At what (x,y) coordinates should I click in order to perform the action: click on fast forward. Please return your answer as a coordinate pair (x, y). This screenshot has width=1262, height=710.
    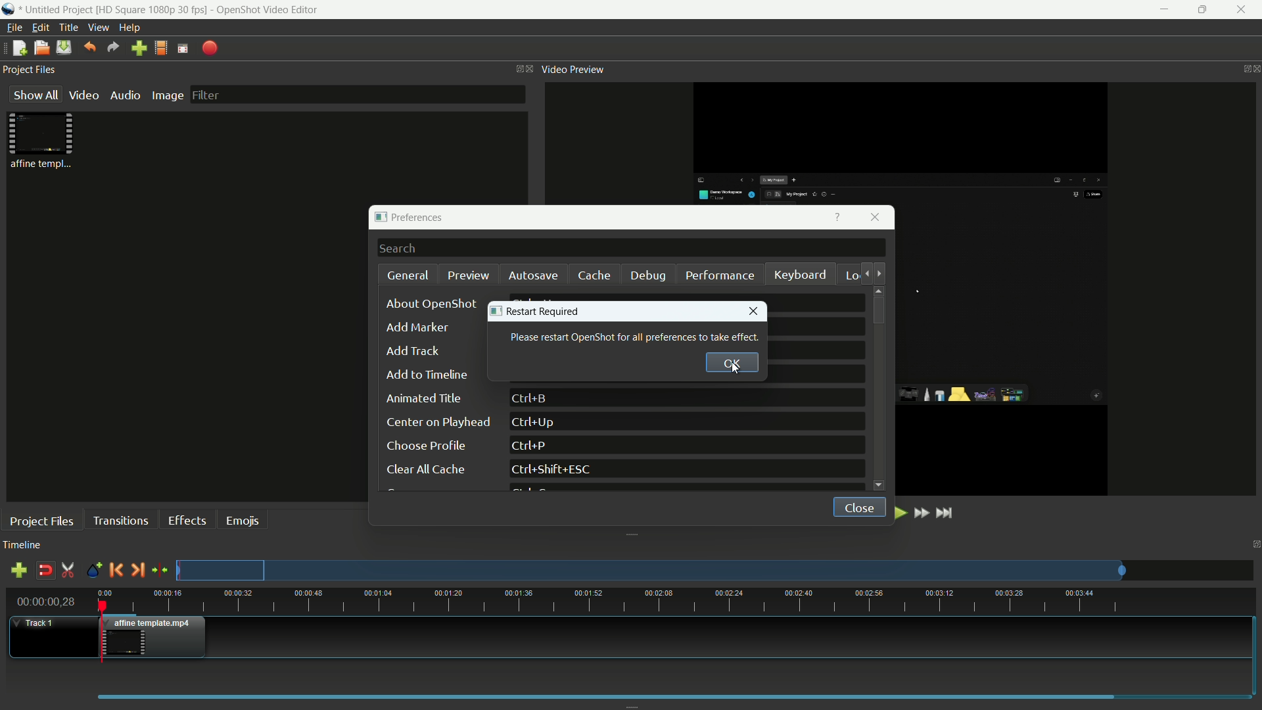
    Looking at the image, I should click on (923, 513).